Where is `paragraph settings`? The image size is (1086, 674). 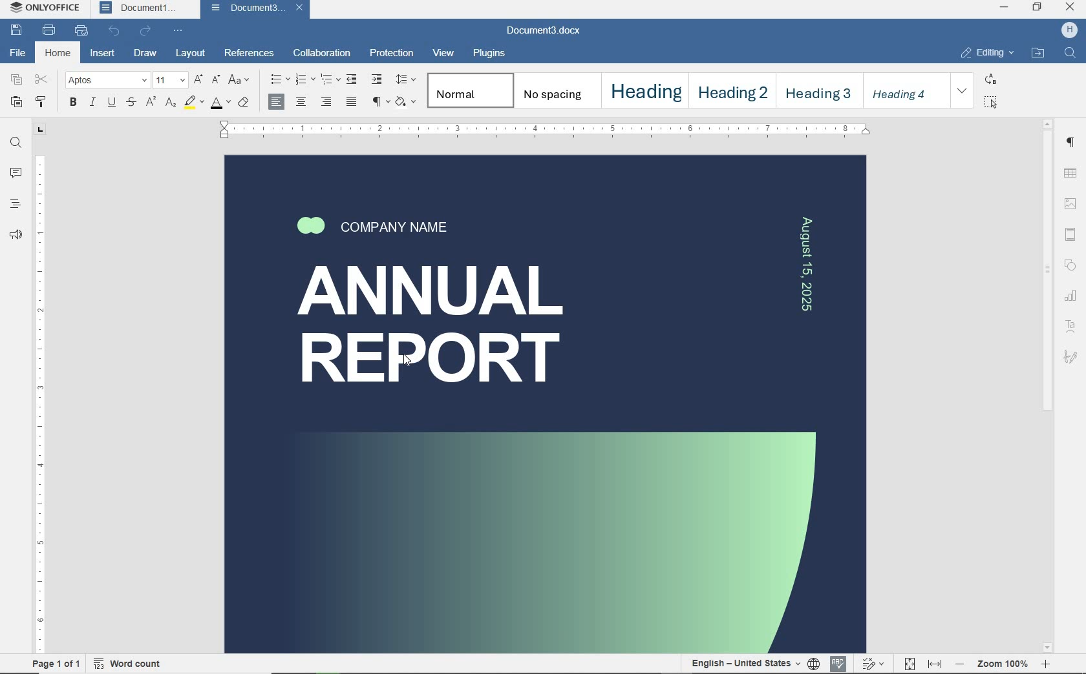 paragraph settings is located at coordinates (1072, 143).